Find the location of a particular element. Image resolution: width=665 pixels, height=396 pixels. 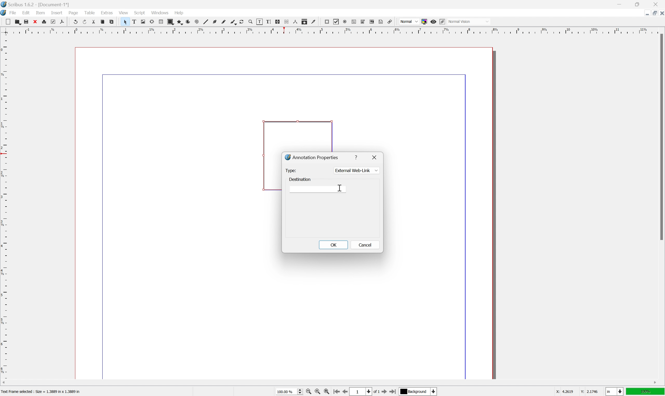

preflight verifier is located at coordinates (53, 22).